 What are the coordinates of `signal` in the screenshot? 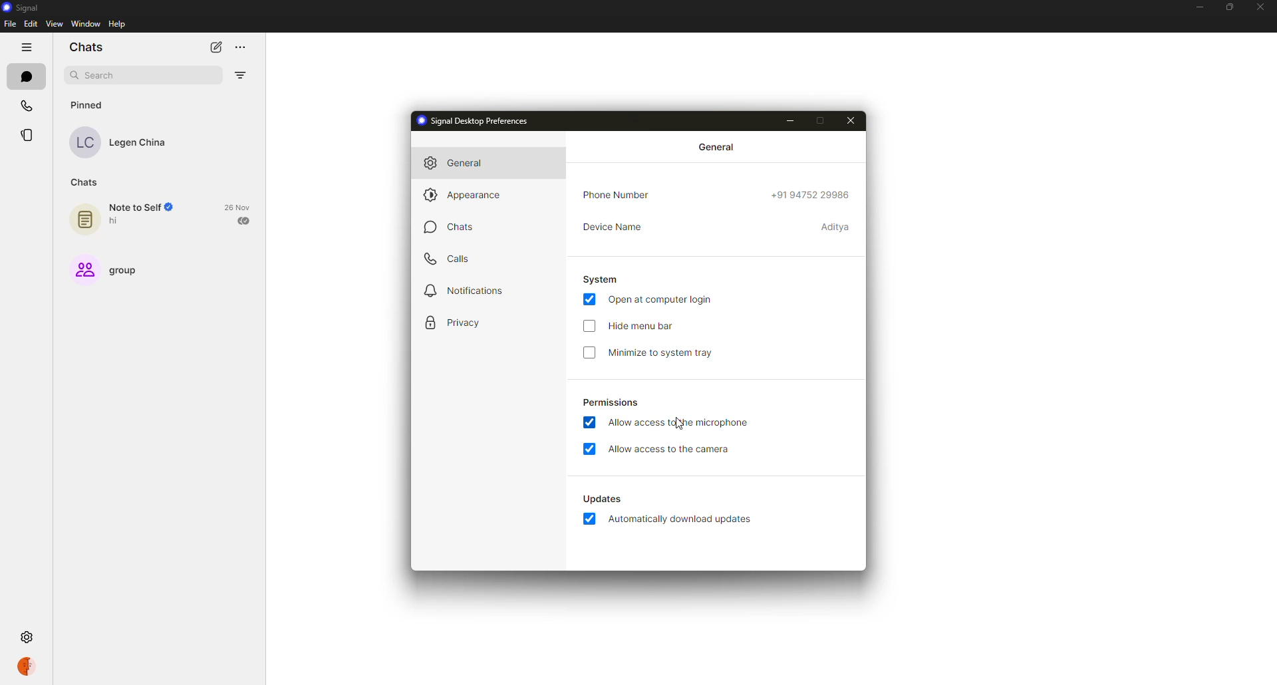 It's located at (23, 8).